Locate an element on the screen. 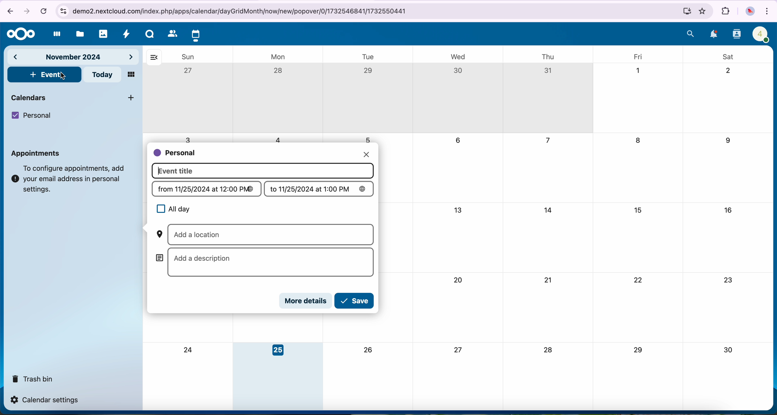  Talk is located at coordinates (150, 34).